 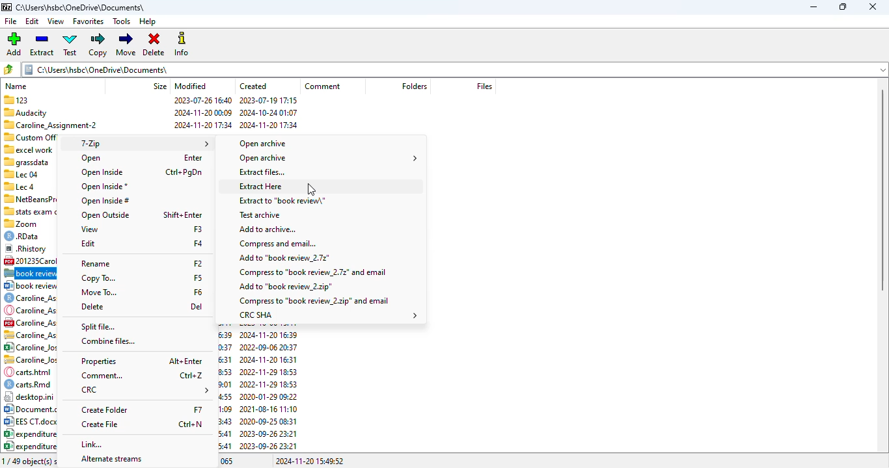 What do you see at coordinates (100, 361) in the screenshot?
I see `properties` at bounding box center [100, 361].